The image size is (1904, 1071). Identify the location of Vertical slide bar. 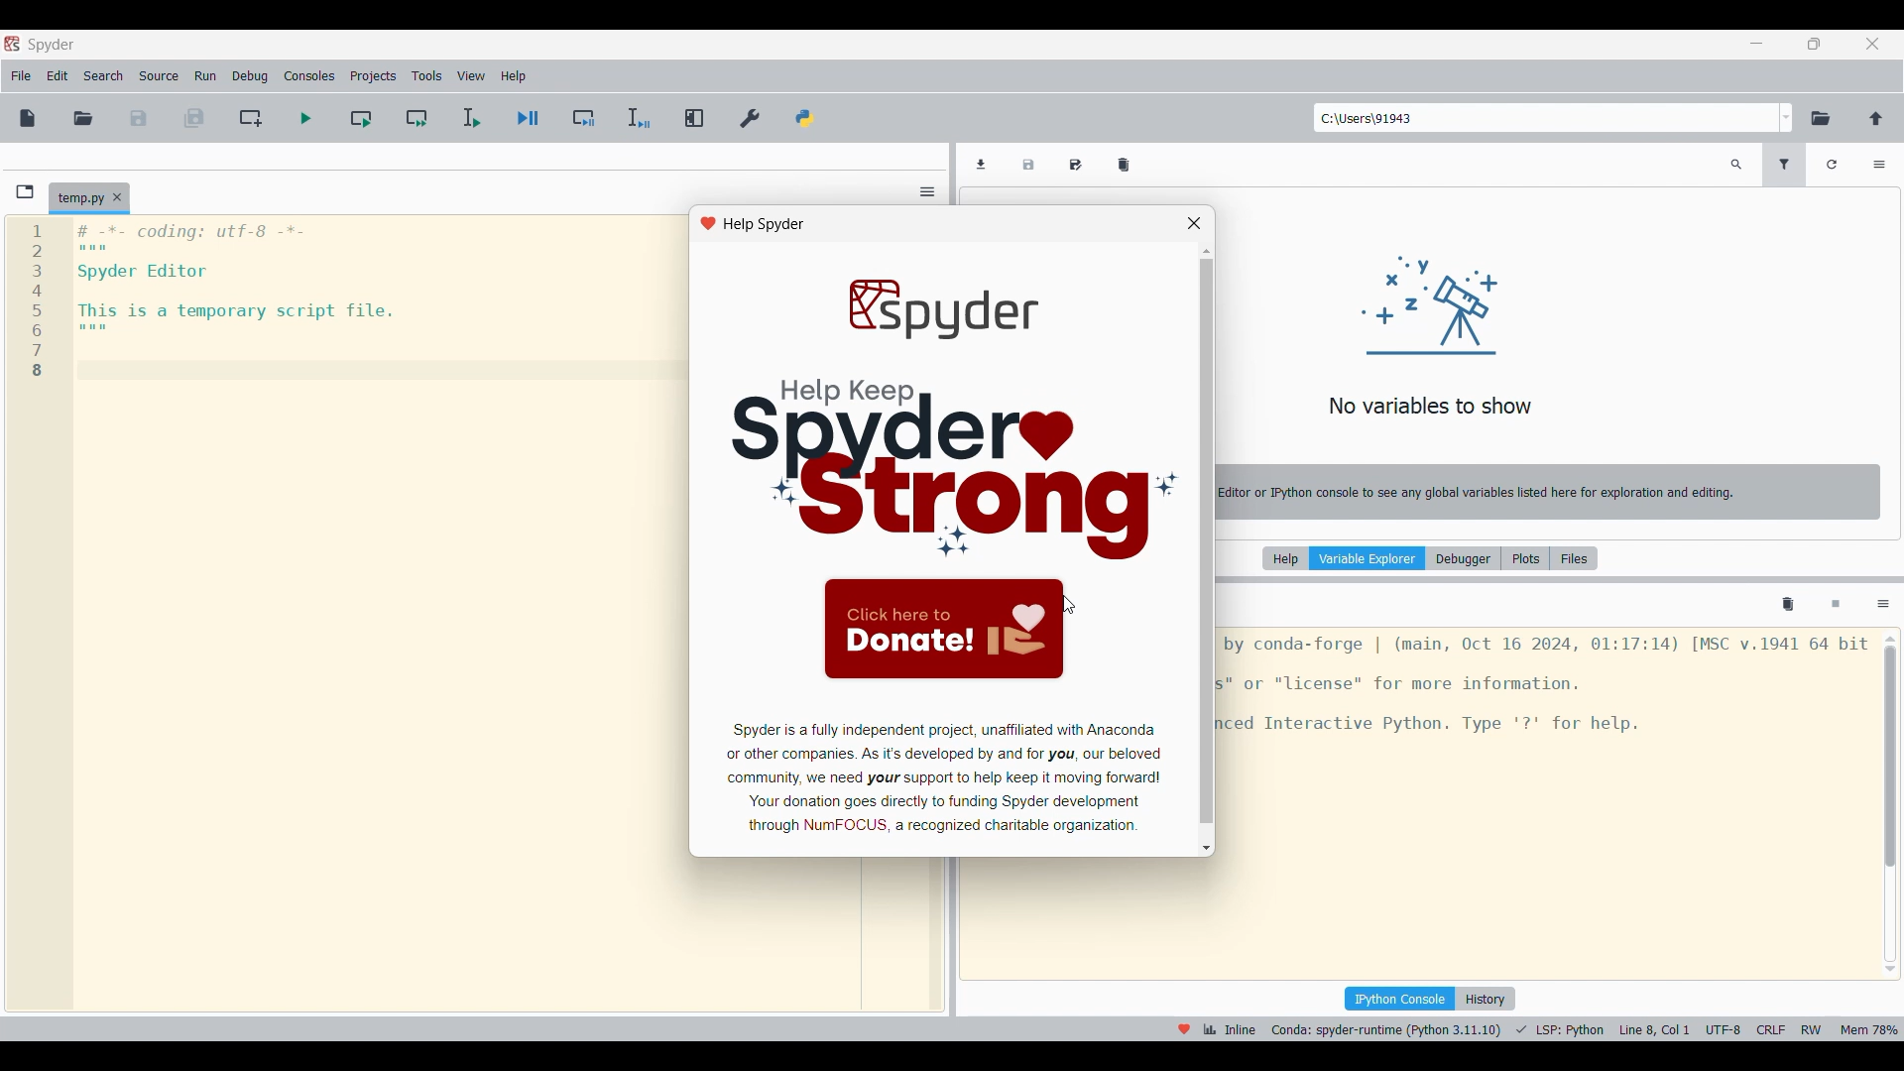
(1890, 803).